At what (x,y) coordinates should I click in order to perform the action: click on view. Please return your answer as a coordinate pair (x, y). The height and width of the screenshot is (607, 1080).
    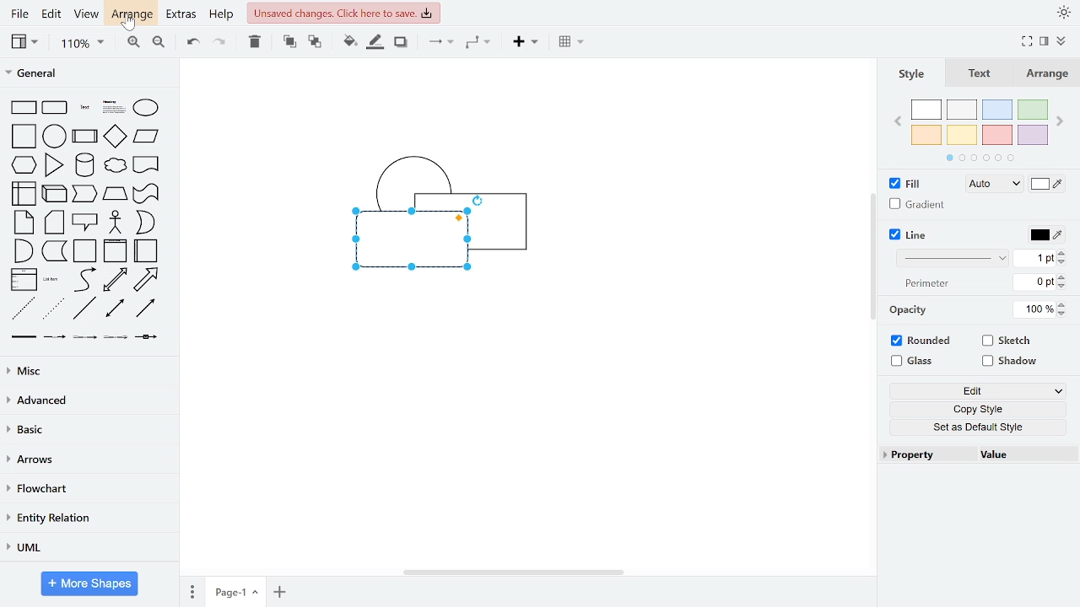
    Looking at the image, I should click on (30, 44).